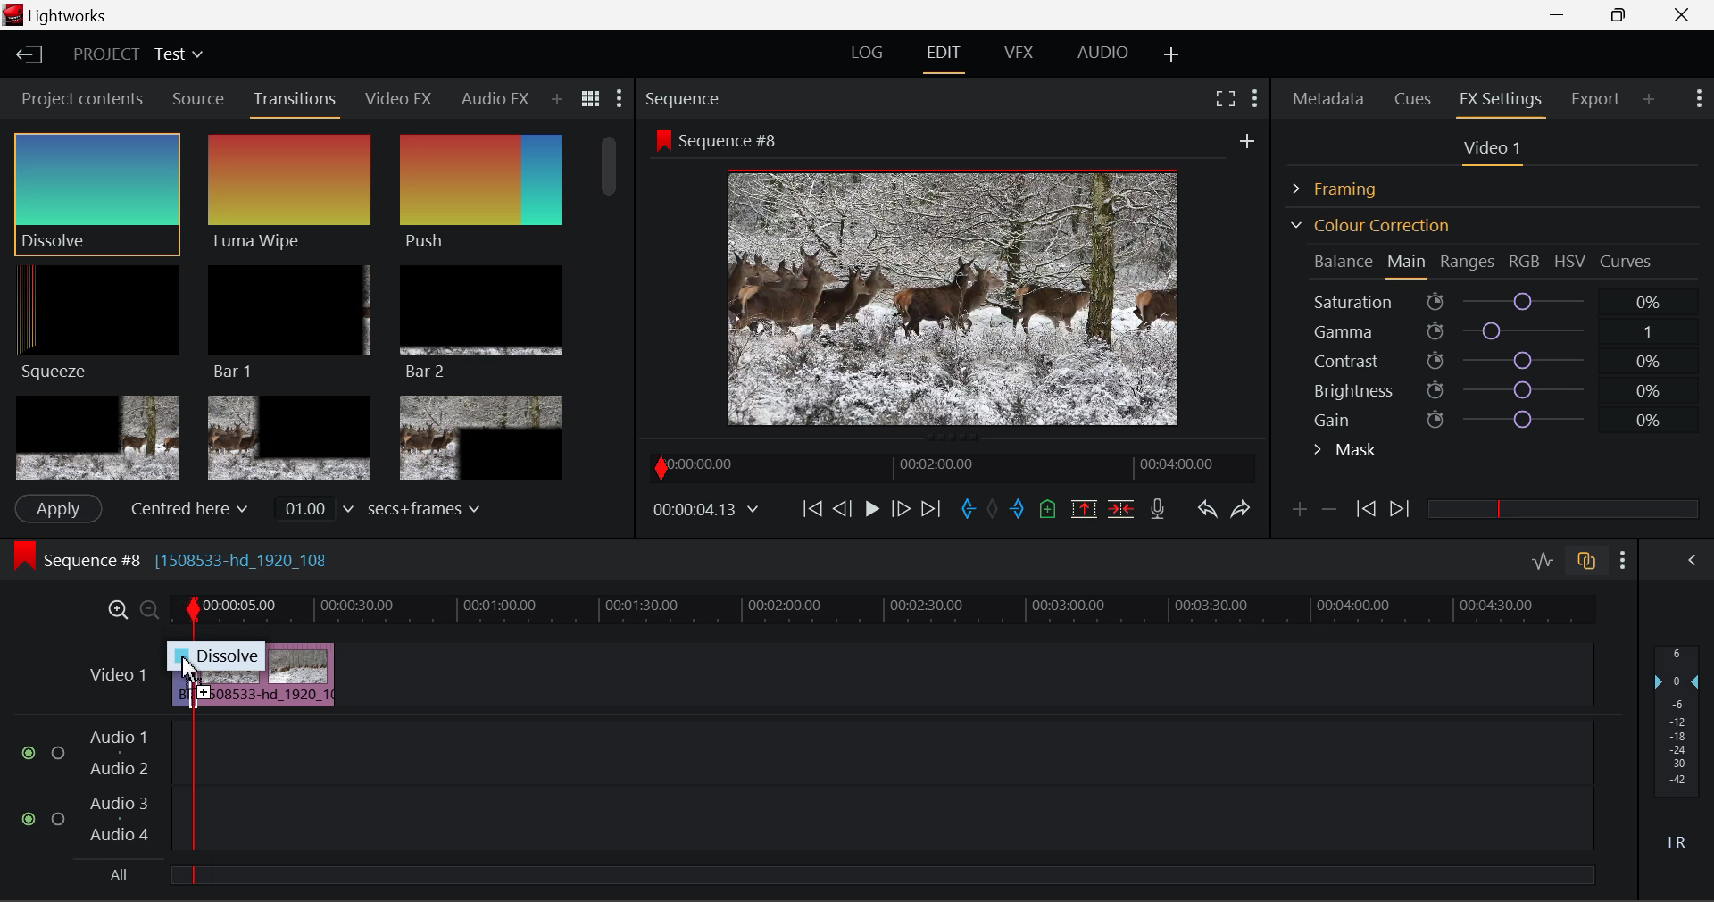  Describe the element at coordinates (1206, 513) in the screenshot. I see `Undo` at that location.